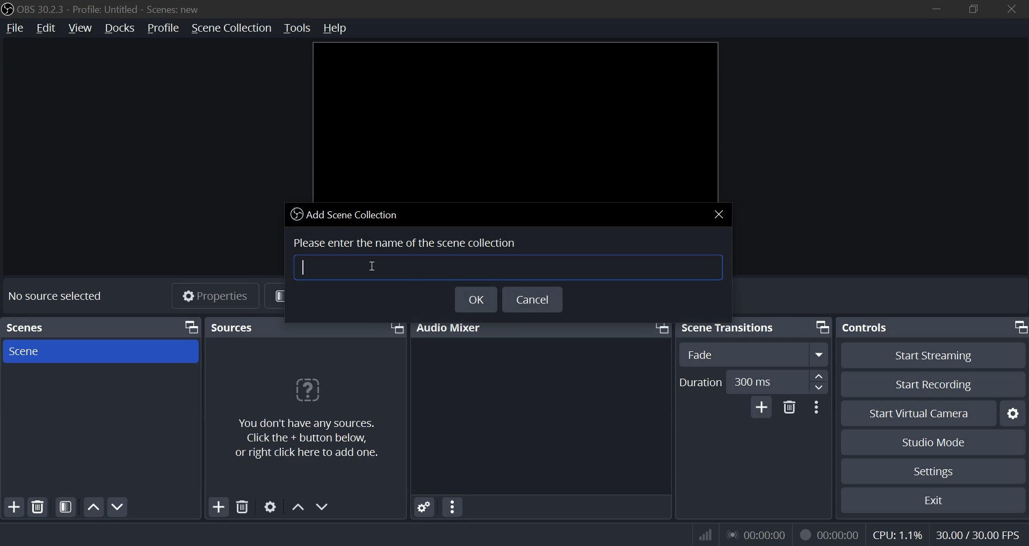 The width and height of the screenshot is (1029, 546). What do you see at coordinates (933, 356) in the screenshot?
I see `start streaming` at bounding box center [933, 356].